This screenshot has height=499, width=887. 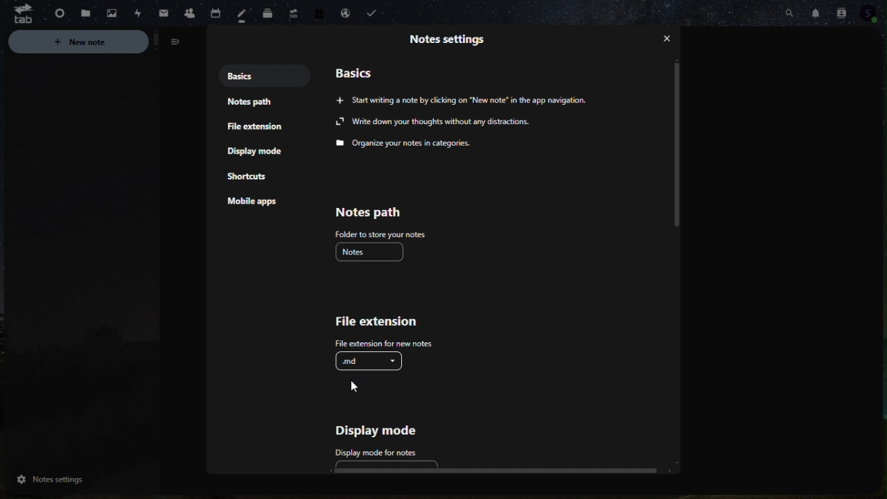 What do you see at coordinates (54, 12) in the screenshot?
I see `Dashboard` at bounding box center [54, 12].